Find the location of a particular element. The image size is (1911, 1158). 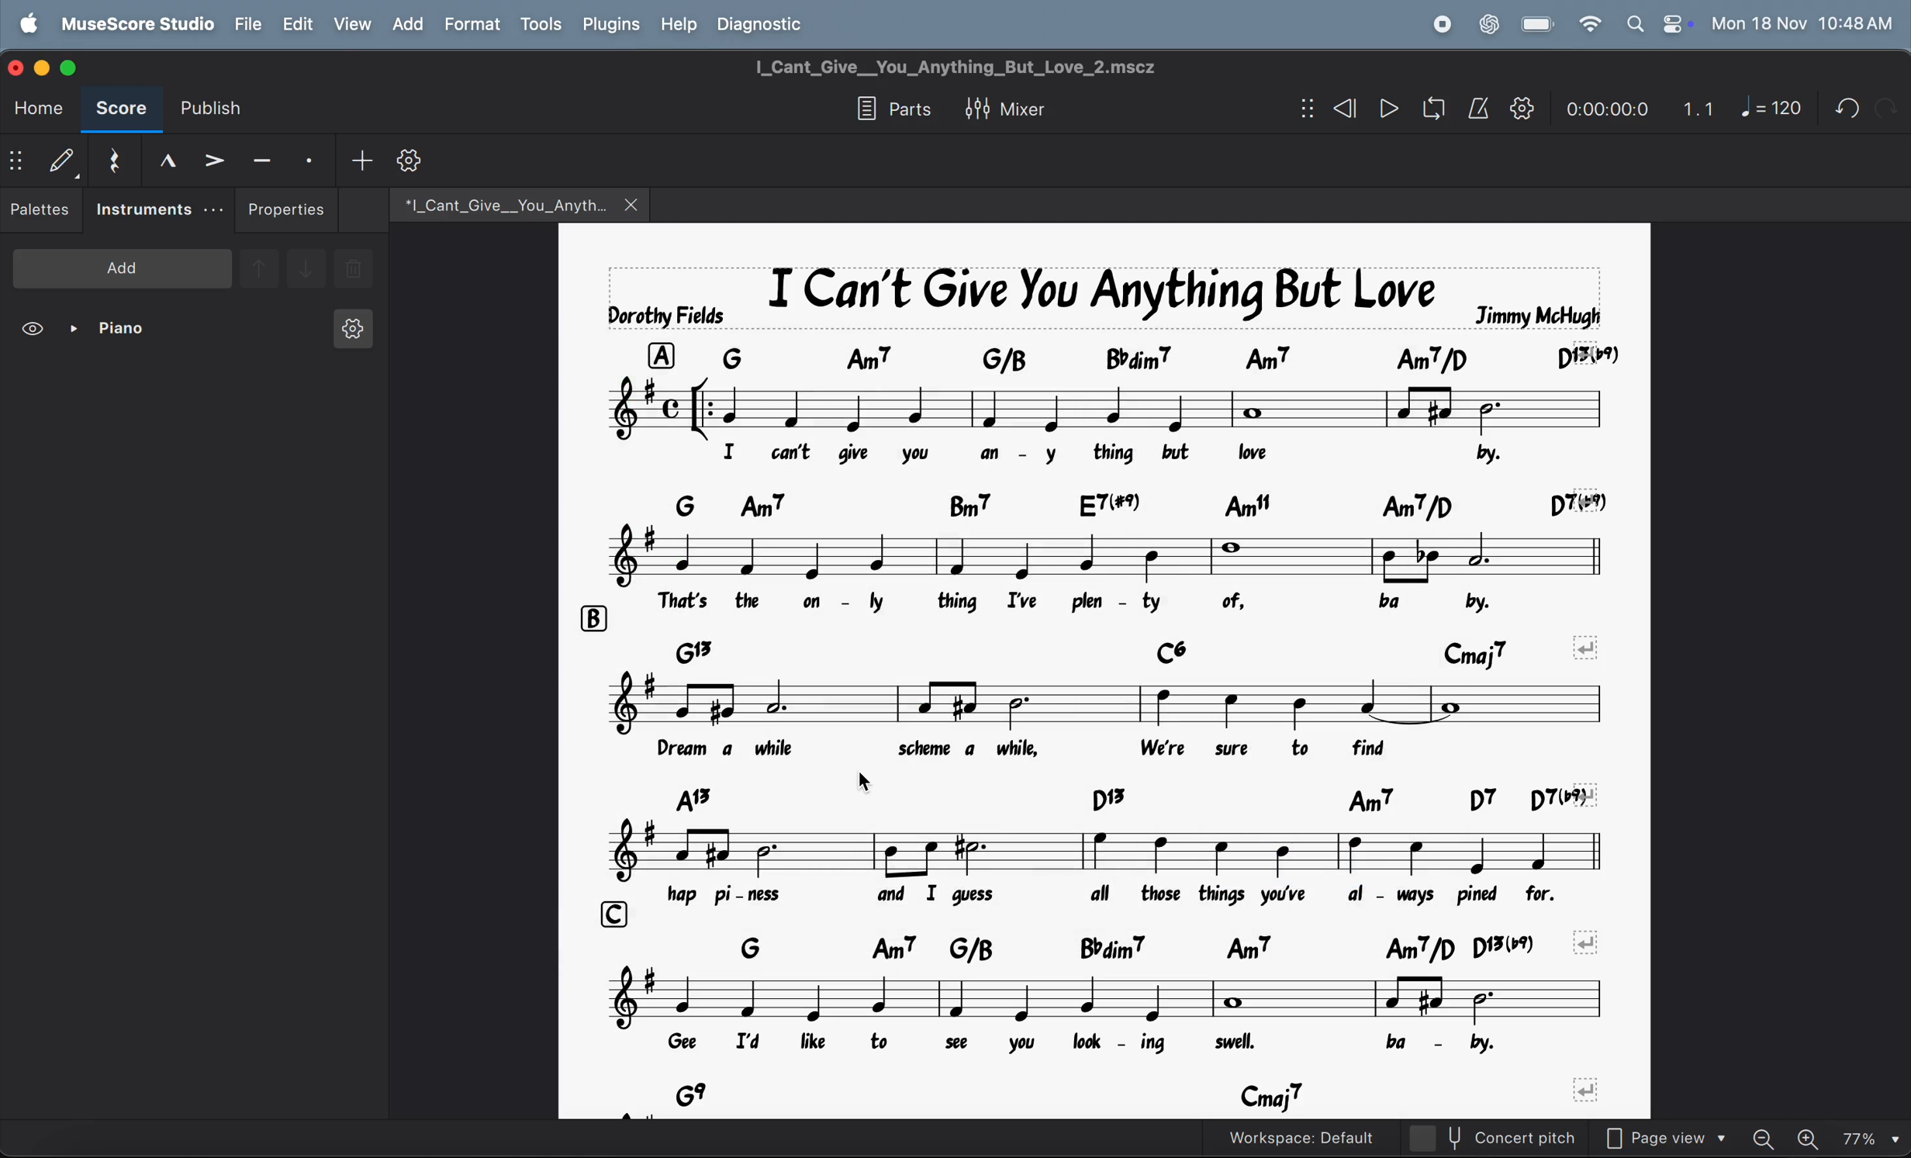

loop playback is located at coordinates (1412, 111).